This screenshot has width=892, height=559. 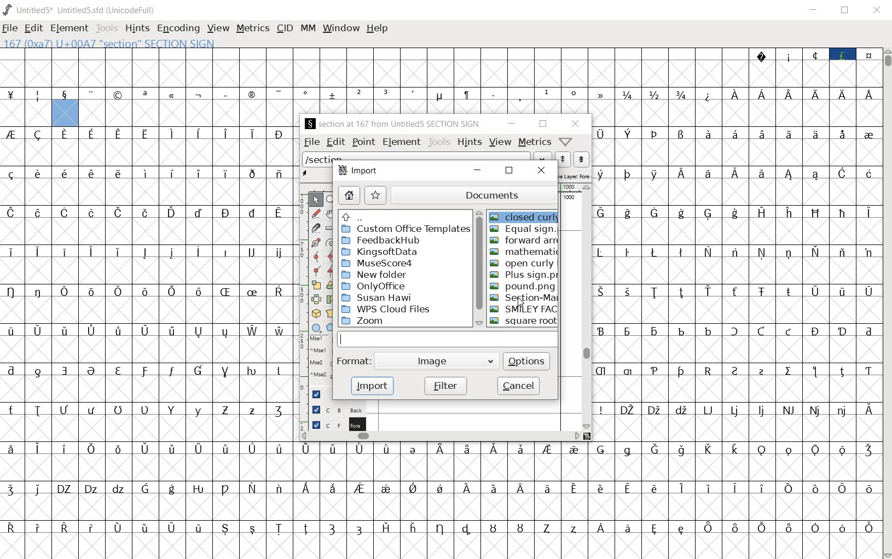 What do you see at coordinates (734, 133) in the screenshot?
I see `special letters` at bounding box center [734, 133].